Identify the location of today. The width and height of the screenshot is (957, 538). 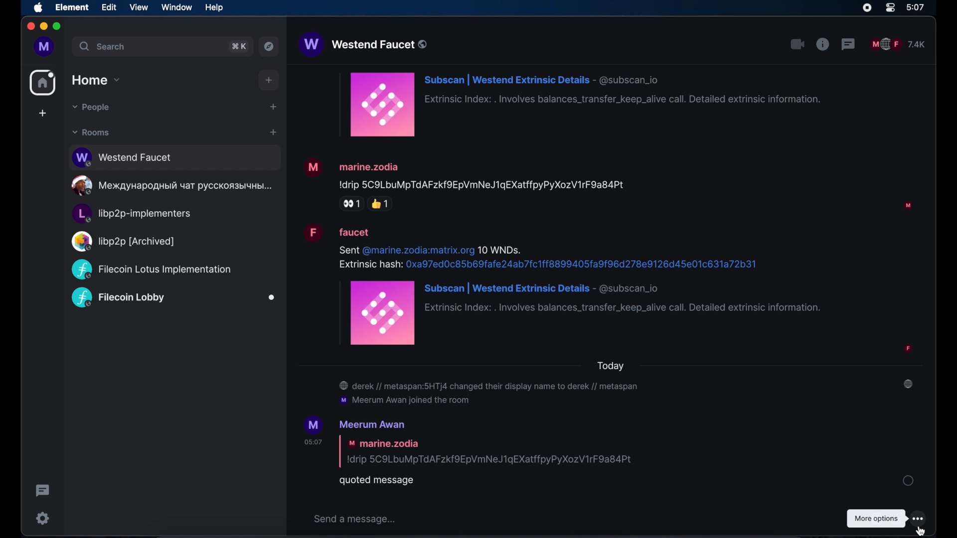
(612, 366).